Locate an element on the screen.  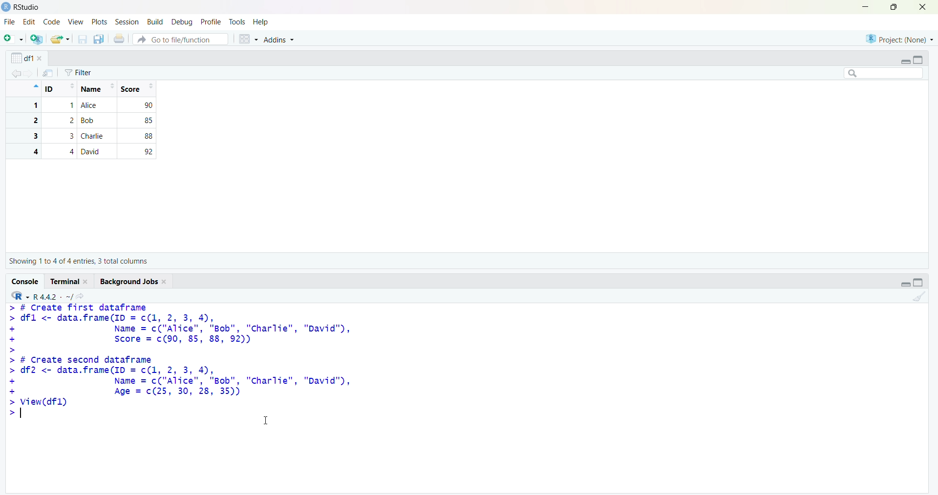
icon is located at coordinates (35, 86).